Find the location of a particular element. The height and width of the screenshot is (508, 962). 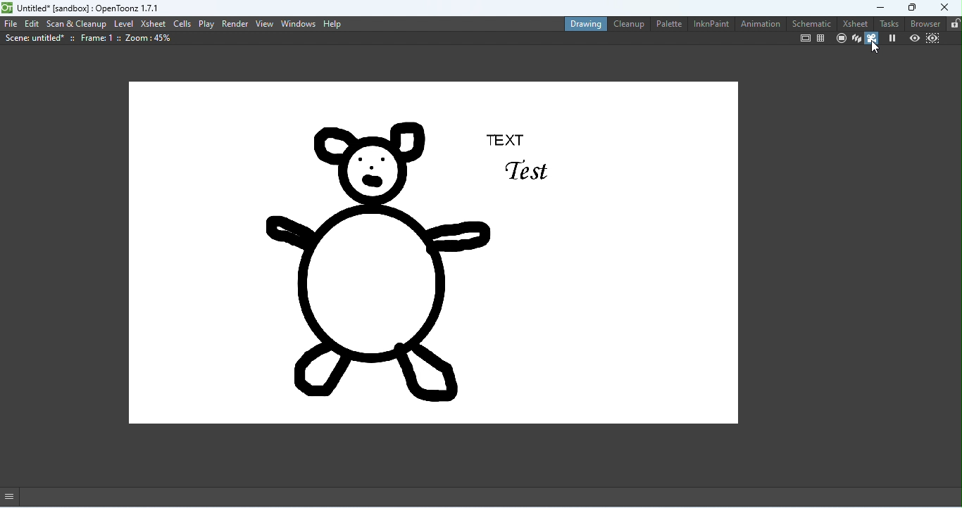

Drawing is located at coordinates (582, 23).